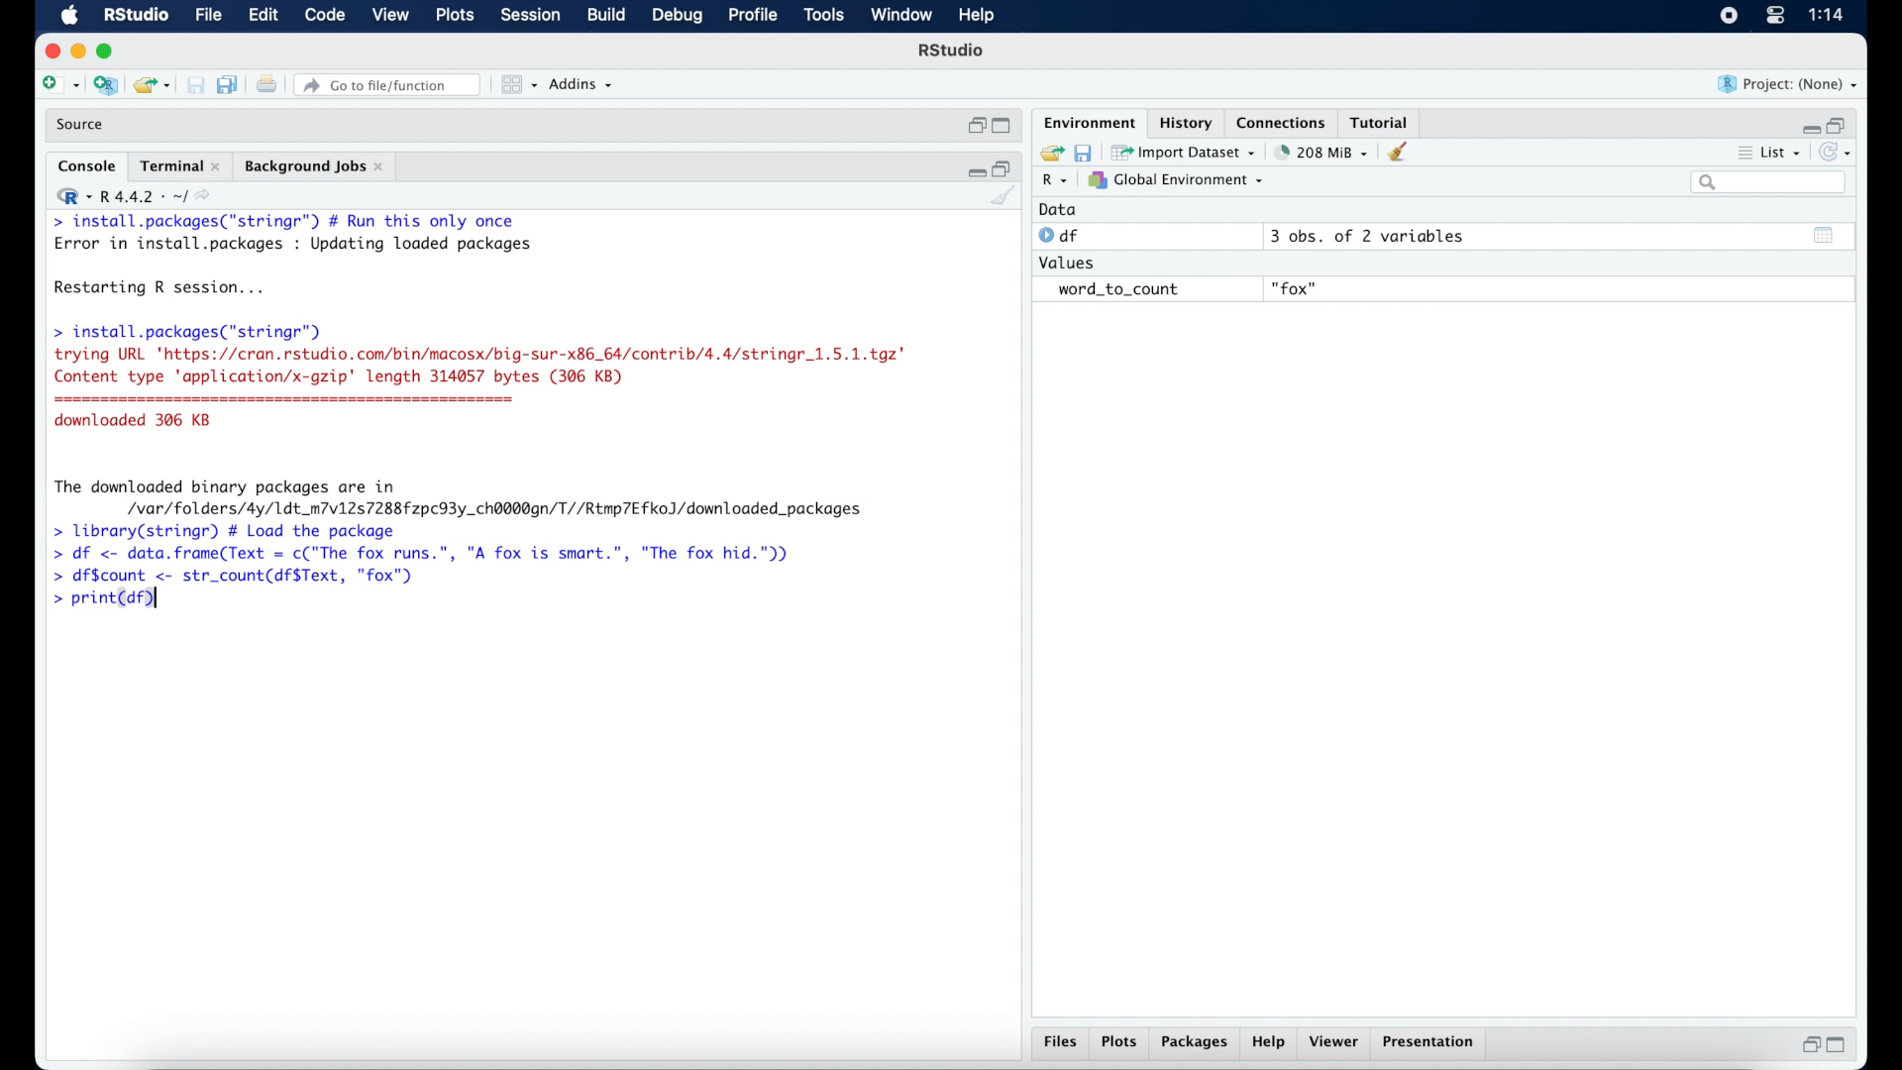  What do you see at coordinates (1372, 236) in the screenshot?
I see `3 obs, of 1 variable` at bounding box center [1372, 236].